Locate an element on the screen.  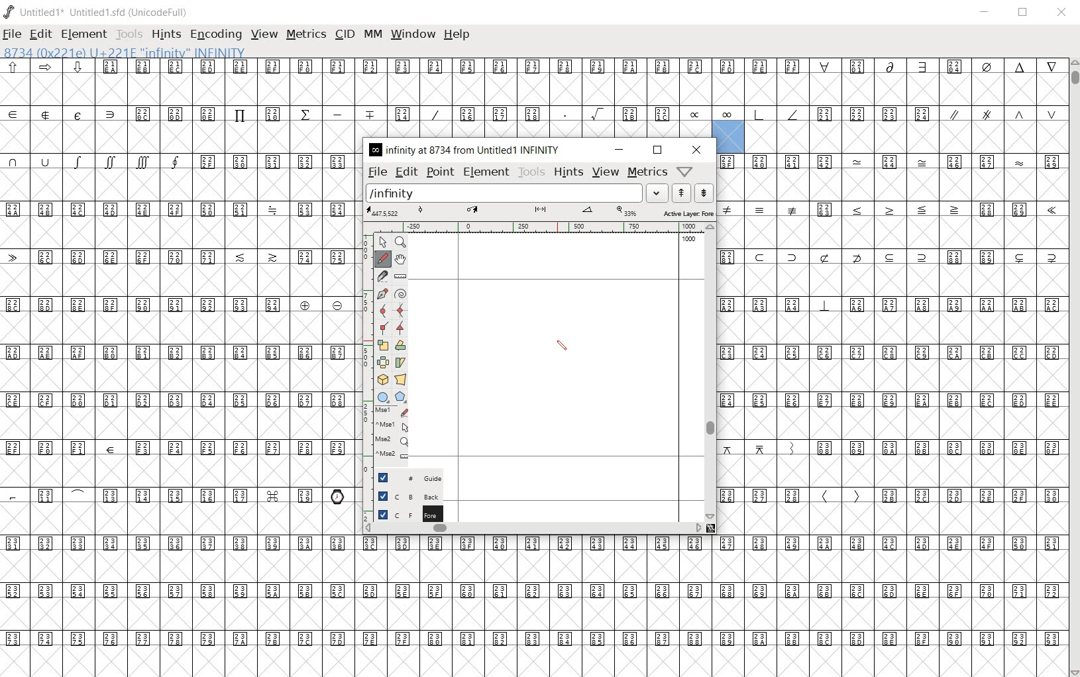
Add a corner point is located at coordinates (383, 329).